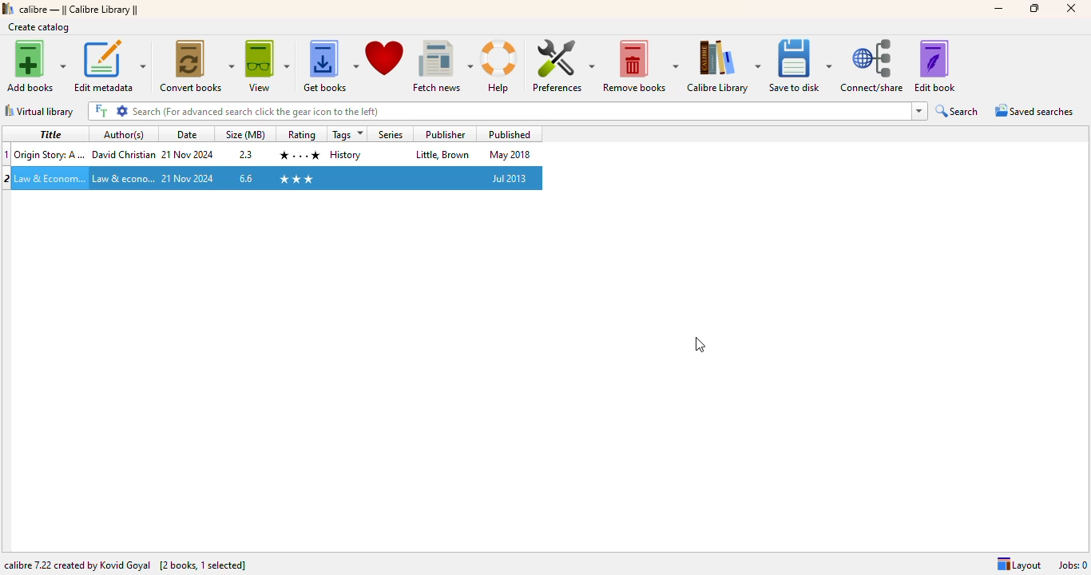 Image resolution: width=1091 pixels, height=575 pixels. Describe the element at coordinates (1020, 565) in the screenshot. I see `Layout` at that location.